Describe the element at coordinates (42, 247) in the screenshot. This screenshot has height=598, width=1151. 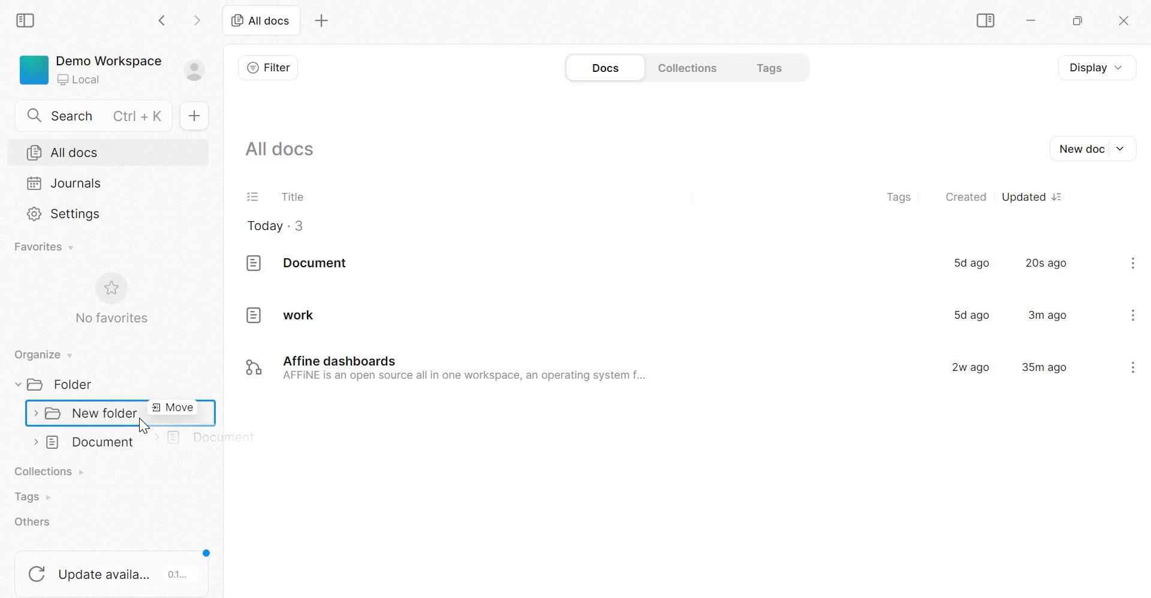
I see `Favorites` at that location.